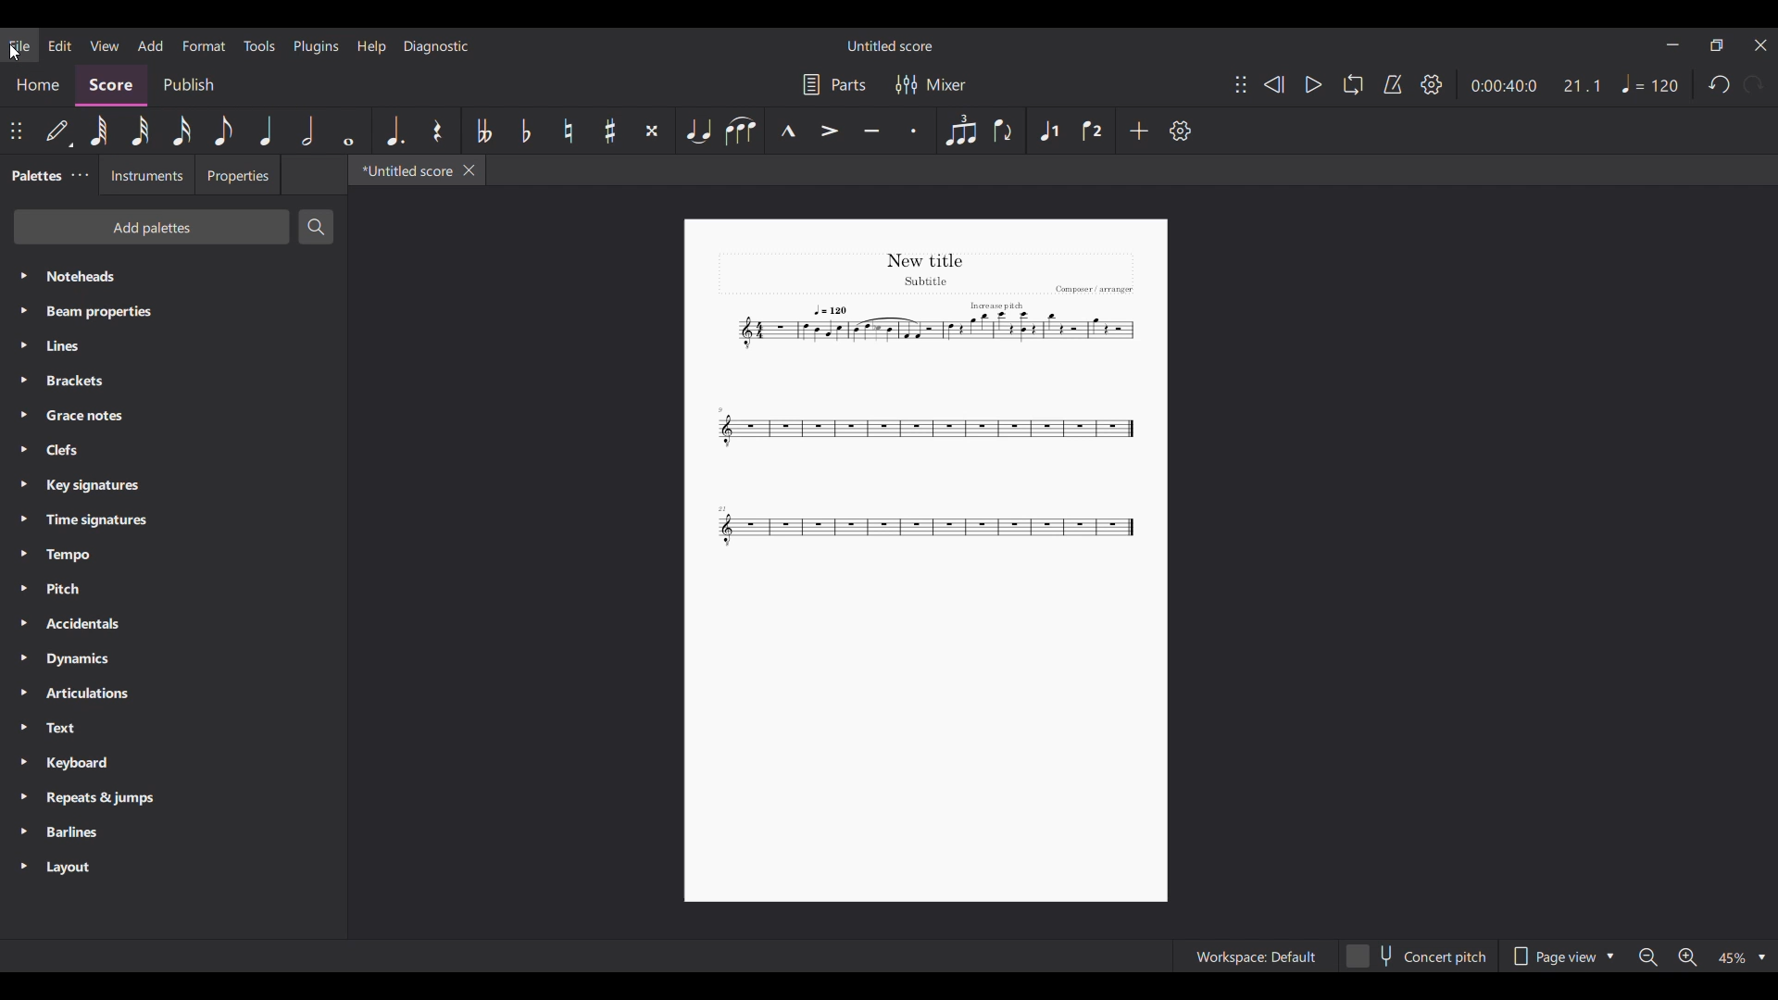  What do you see at coordinates (16, 131) in the screenshot?
I see `Change position` at bounding box center [16, 131].